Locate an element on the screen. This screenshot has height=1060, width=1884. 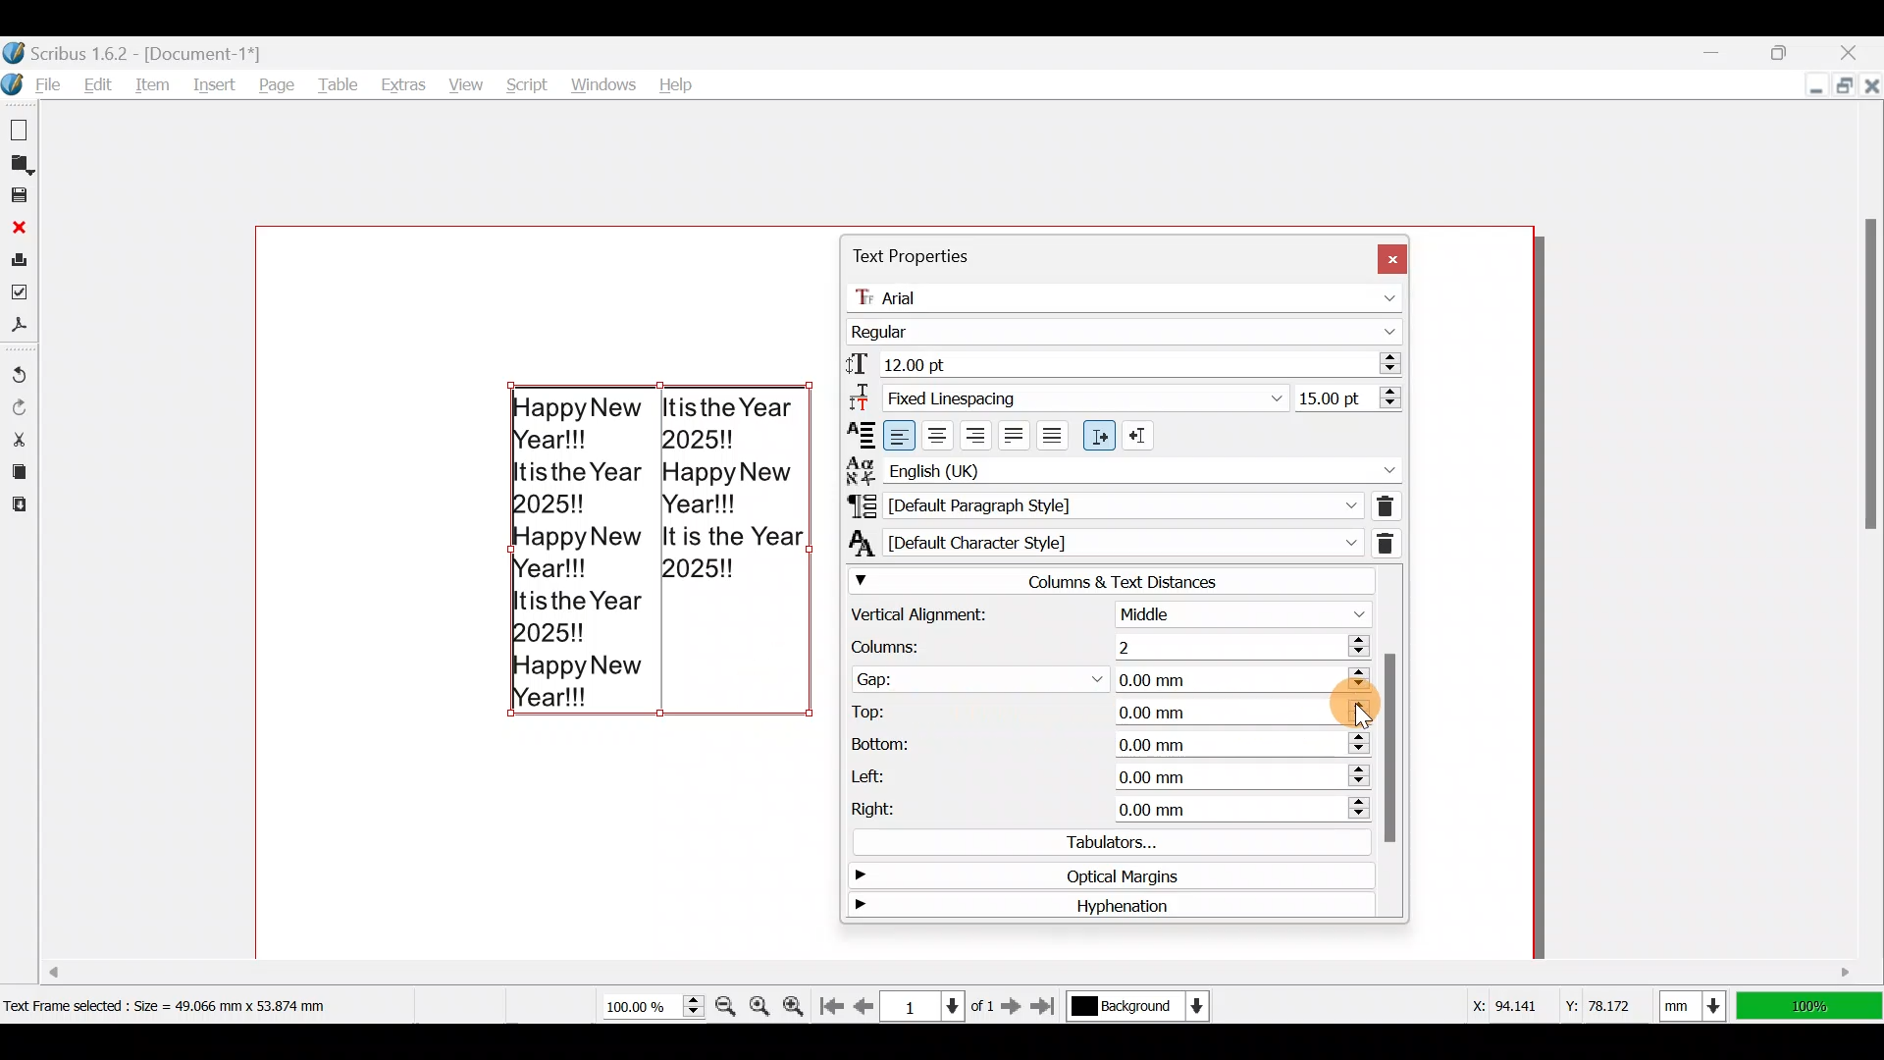
Close is located at coordinates (19, 227).